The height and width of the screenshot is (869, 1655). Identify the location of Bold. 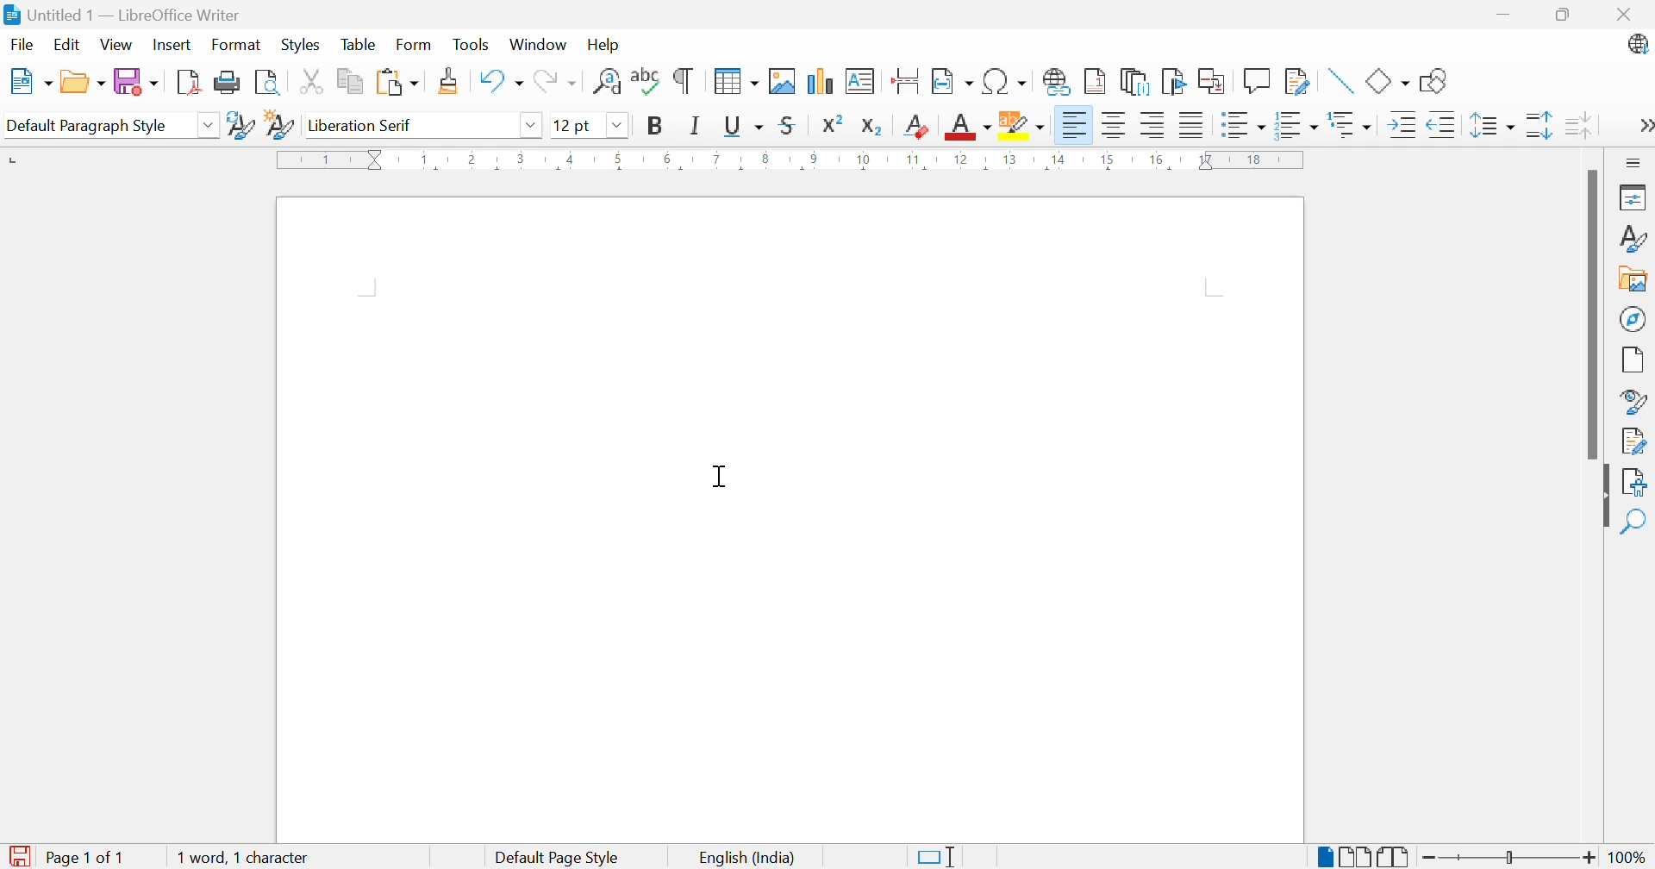
(651, 125).